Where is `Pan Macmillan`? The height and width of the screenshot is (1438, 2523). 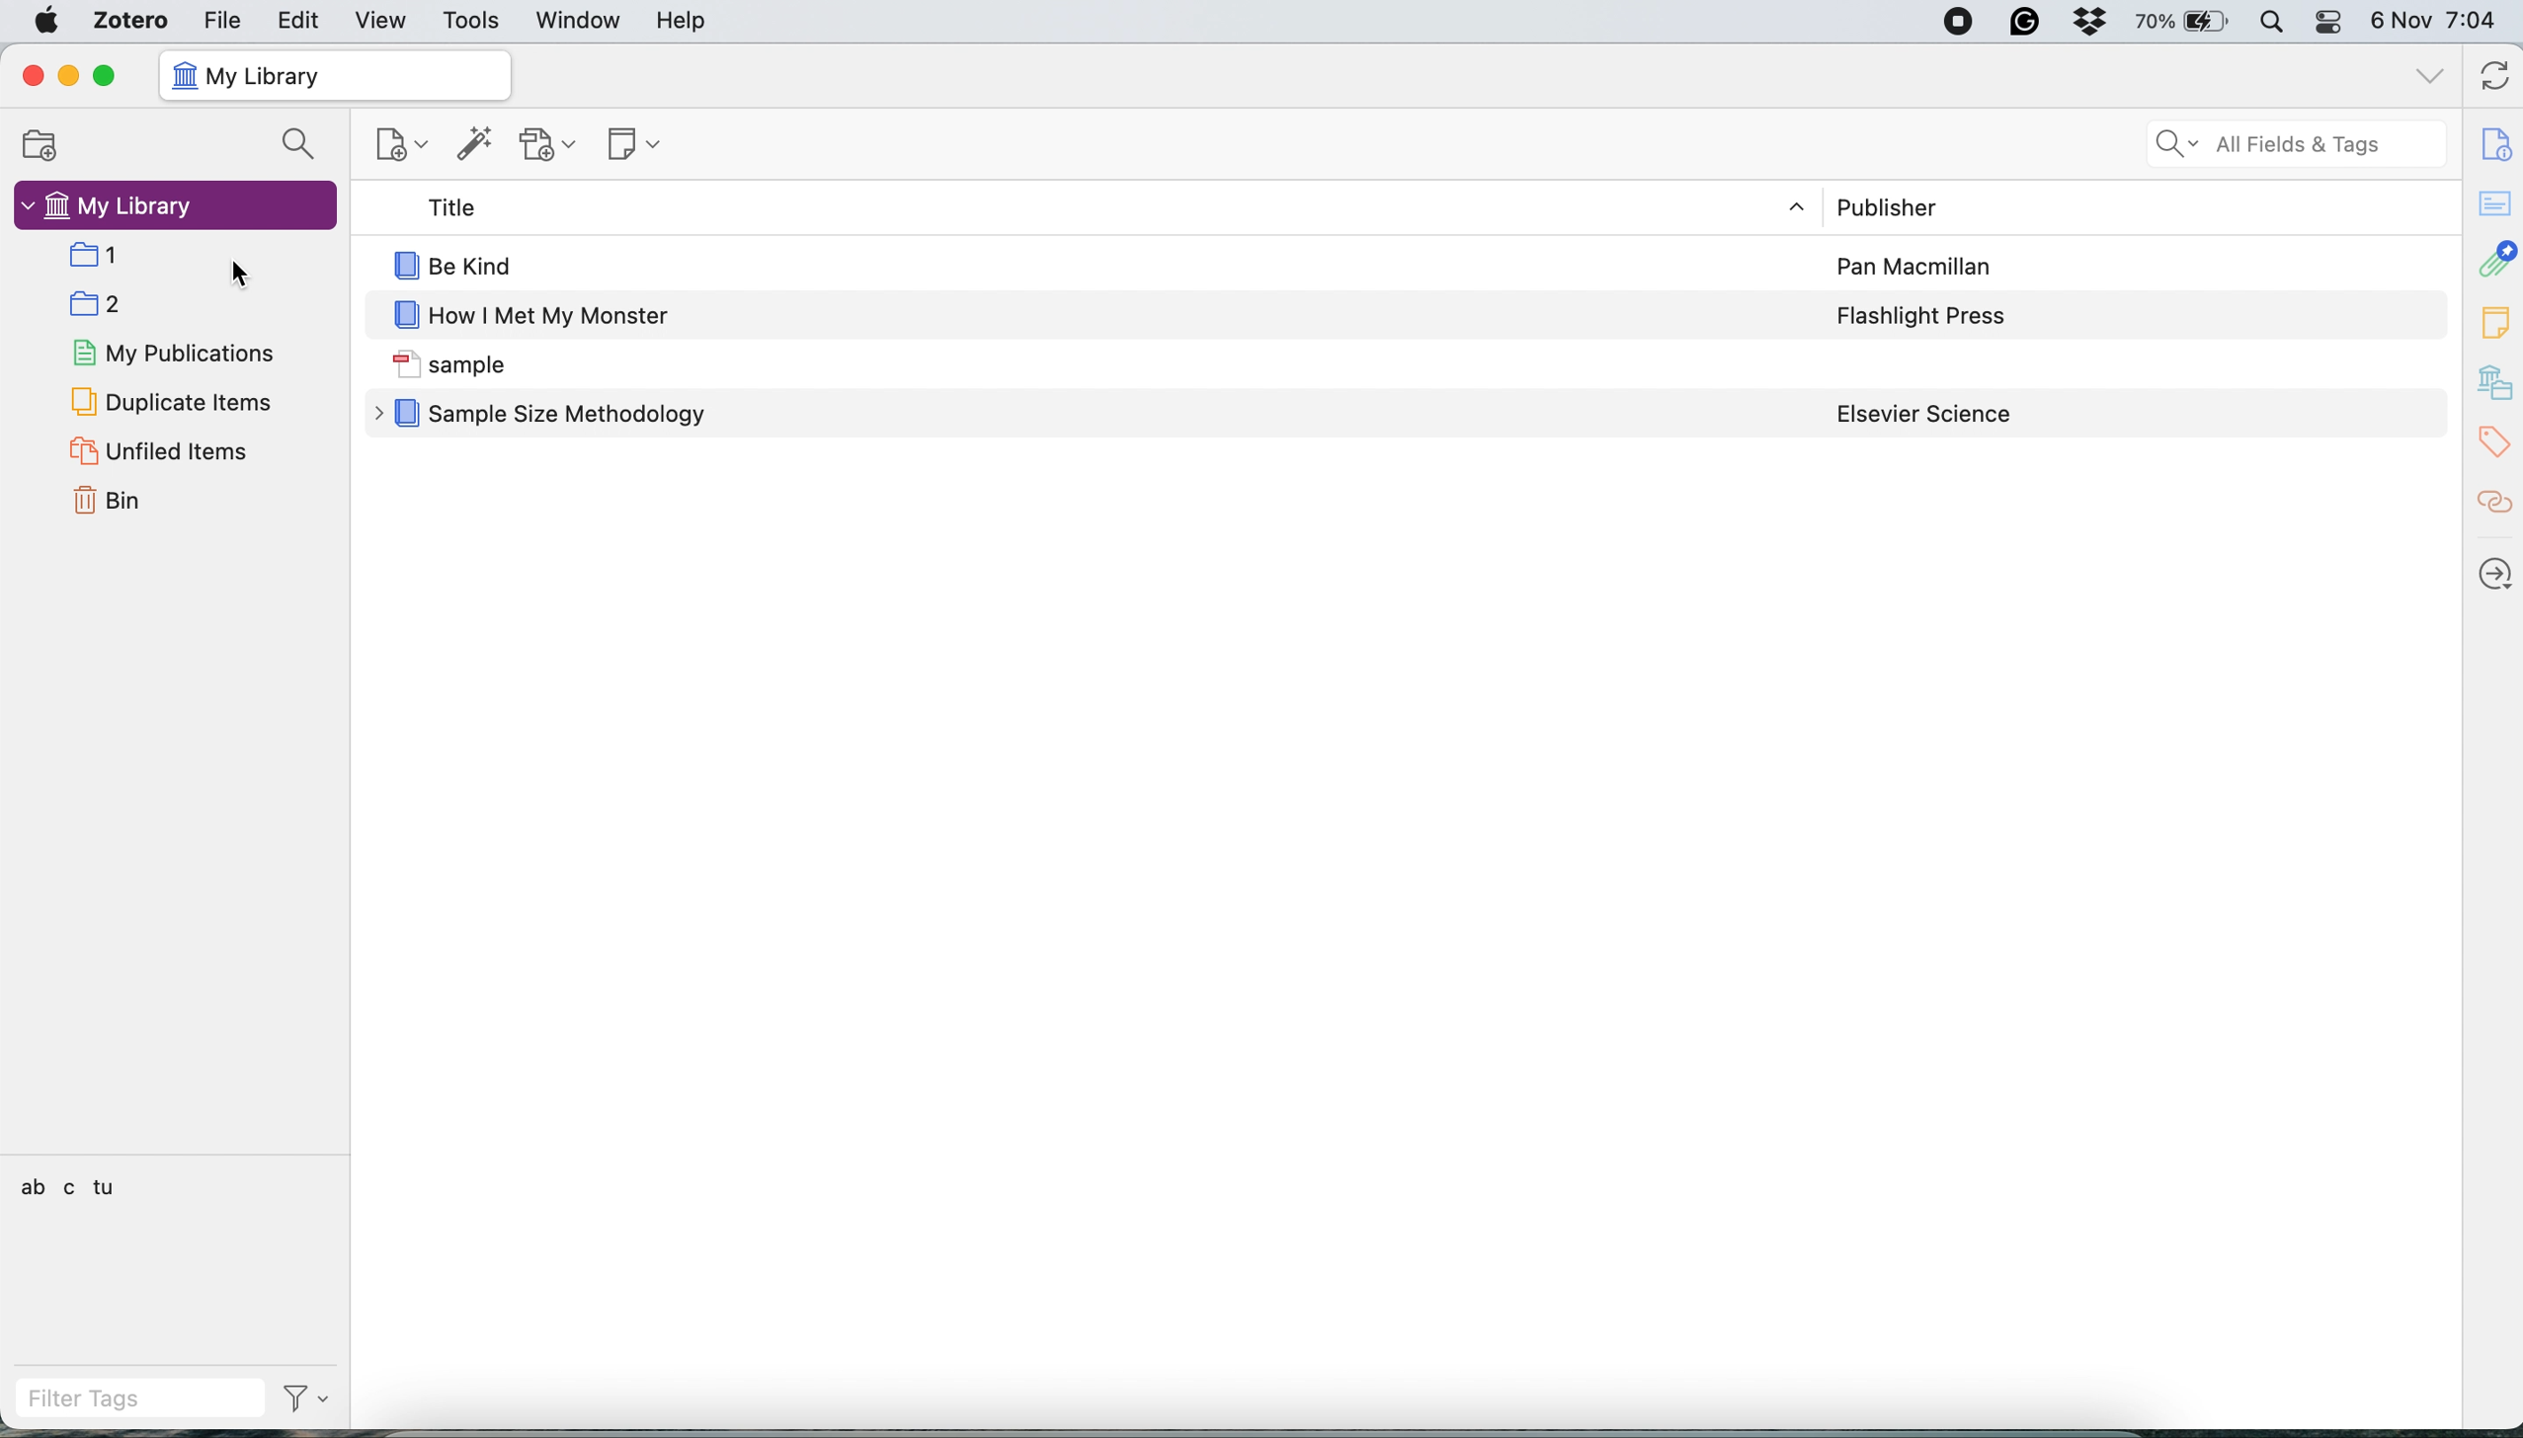
Pan Macmillan is located at coordinates (1916, 268).